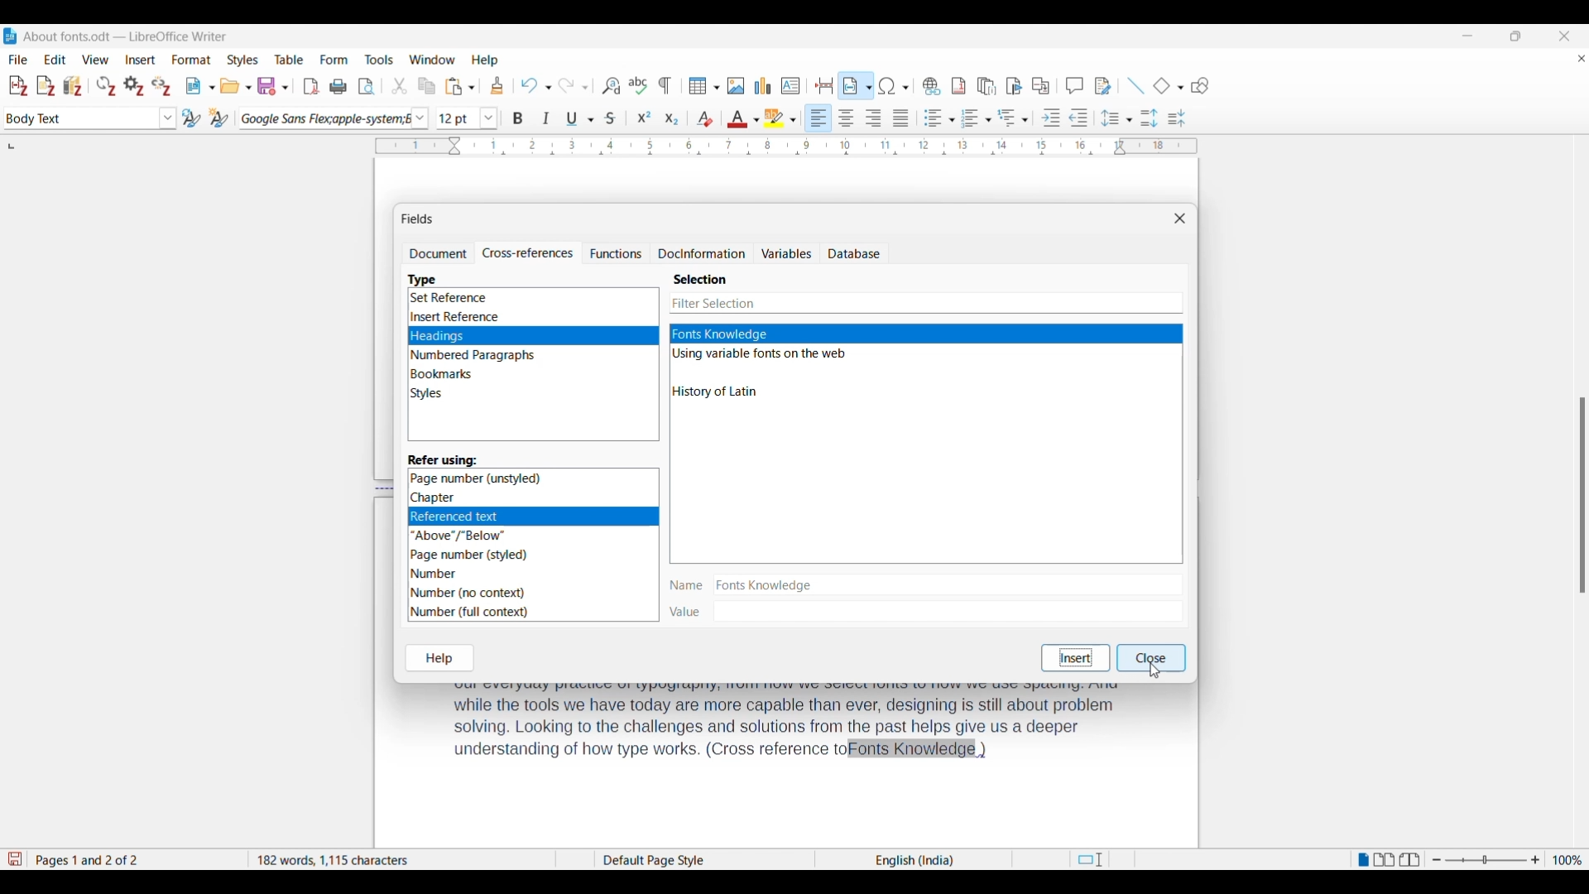 This screenshot has width=1589, height=894. Describe the element at coordinates (1051, 118) in the screenshot. I see `Increase indentation` at that location.